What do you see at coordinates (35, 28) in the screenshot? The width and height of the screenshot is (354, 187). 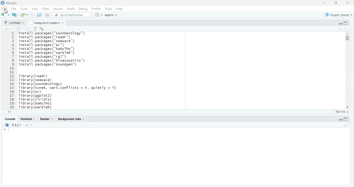 I see `correct spells` at bounding box center [35, 28].